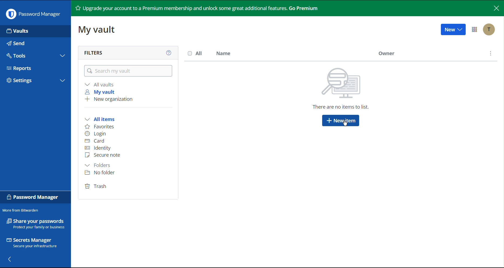  What do you see at coordinates (386, 53) in the screenshot?
I see `Owner` at bounding box center [386, 53].